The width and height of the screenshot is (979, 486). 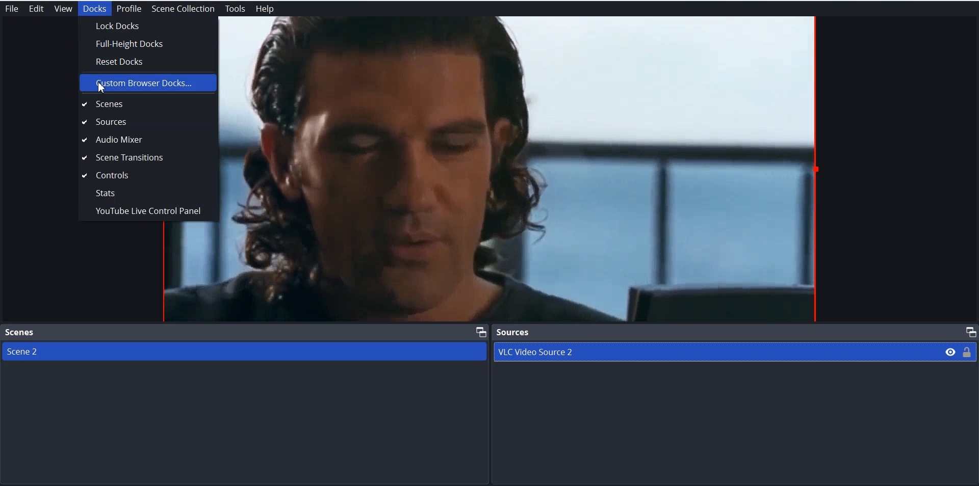 What do you see at coordinates (480, 333) in the screenshot?
I see `Maximize` at bounding box center [480, 333].